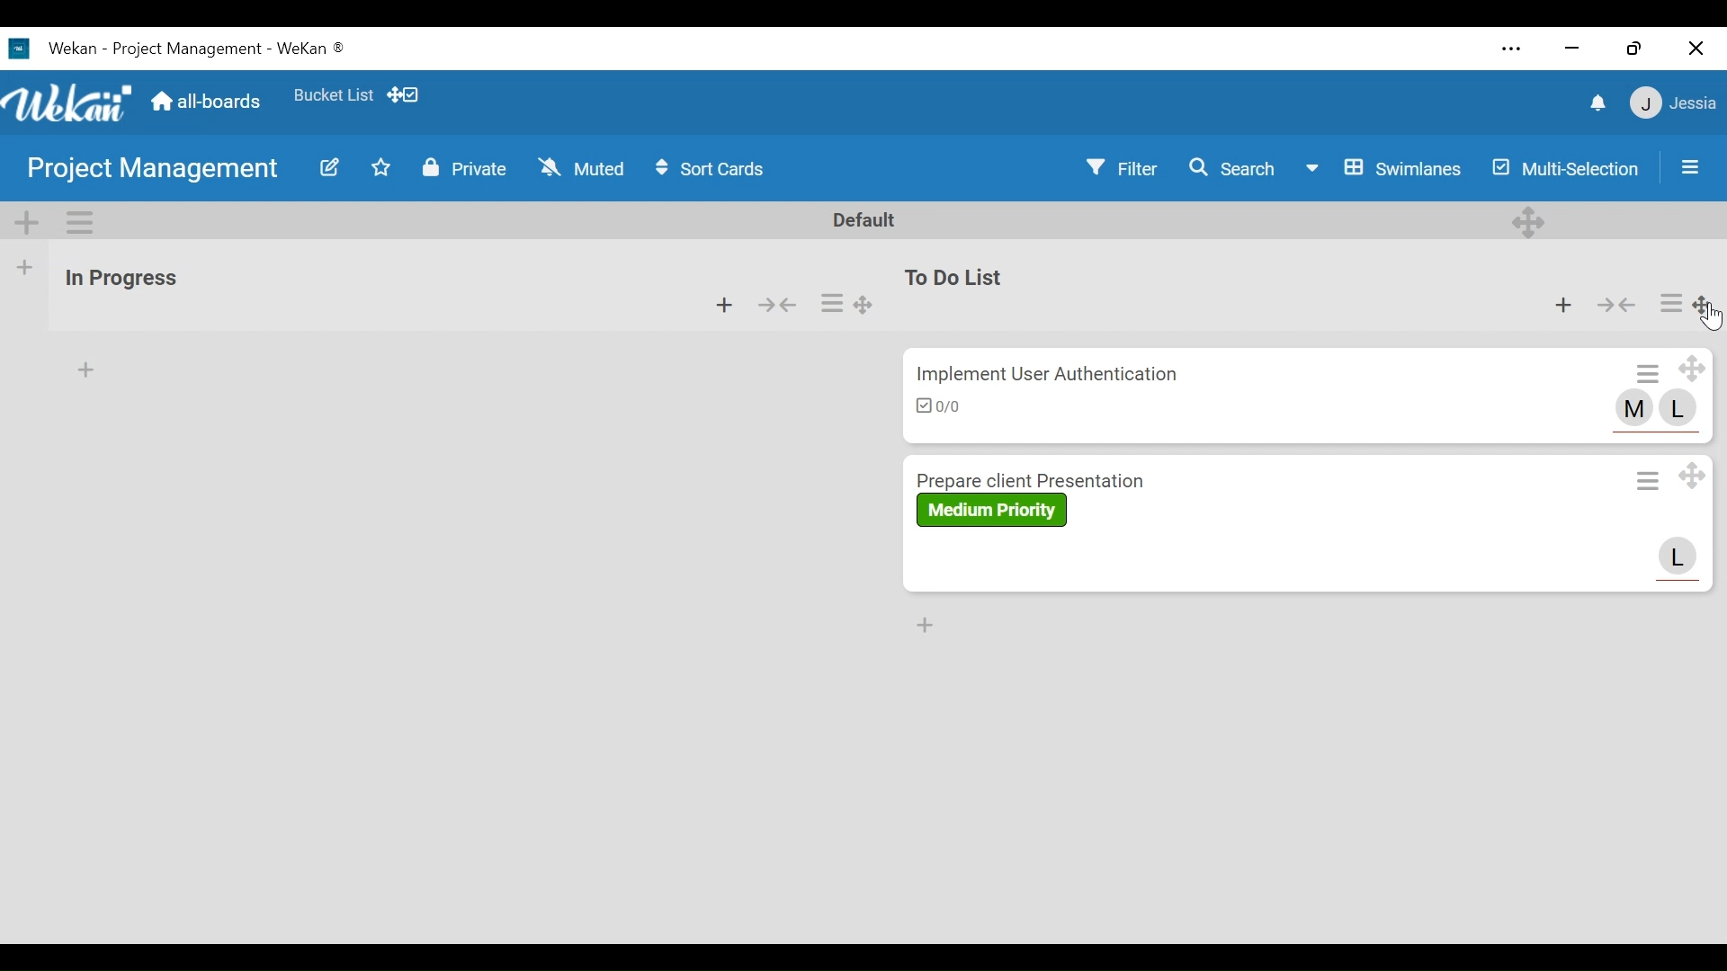 Image resolution: width=1727 pixels, height=971 pixels. I want to click on List, so click(201, 287).